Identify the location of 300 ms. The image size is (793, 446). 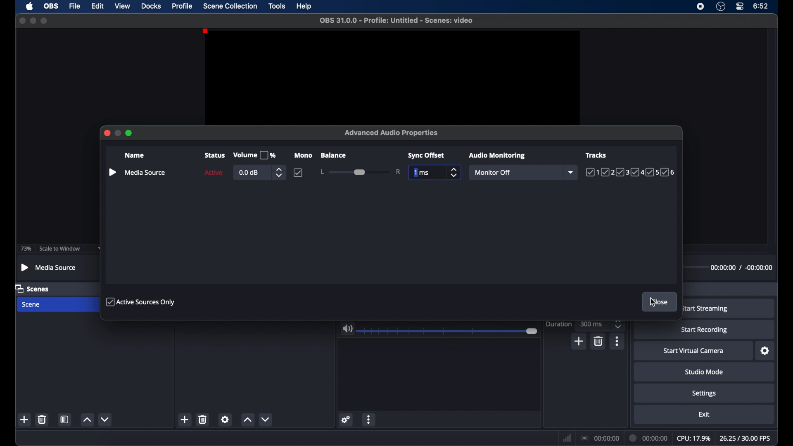
(591, 323).